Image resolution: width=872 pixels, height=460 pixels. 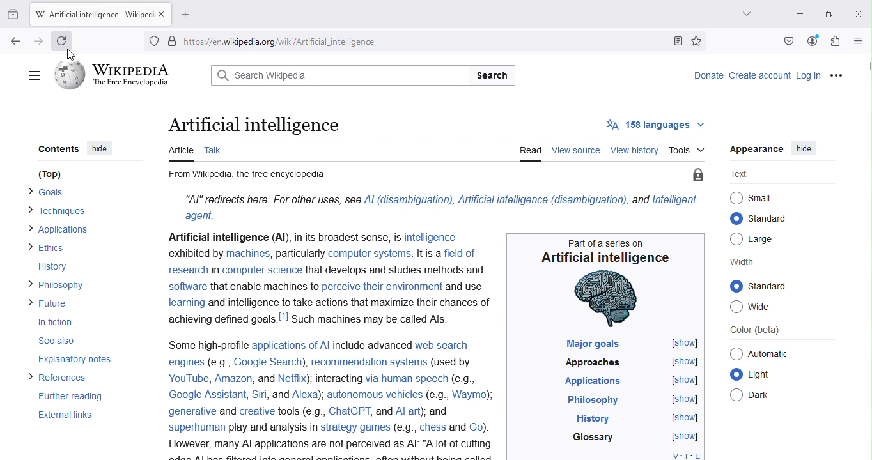 What do you see at coordinates (98, 150) in the screenshot?
I see `hide` at bounding box center [98, 150].